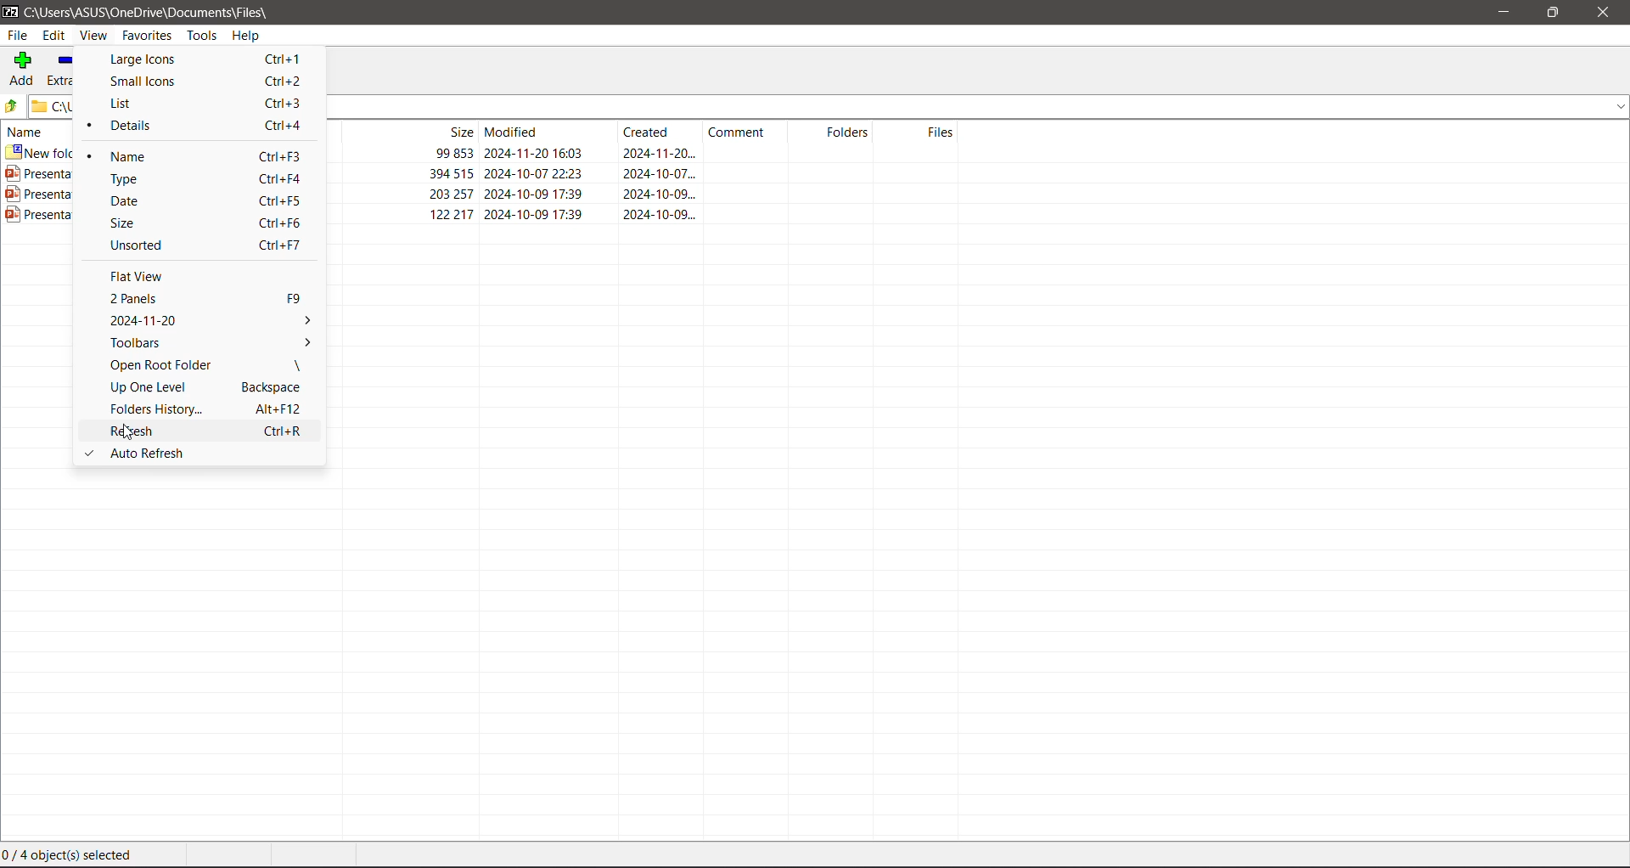 The width and height of the screenshot is (1630, 868). What do you see at coordinates (18, 107) in the screenshot?
I see `folder` at bounding box center [18, 107].